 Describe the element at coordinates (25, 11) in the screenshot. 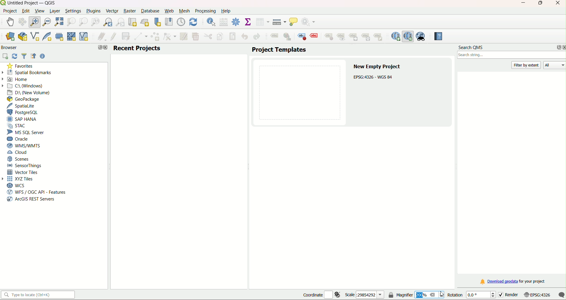

I see `Edit` at that location.